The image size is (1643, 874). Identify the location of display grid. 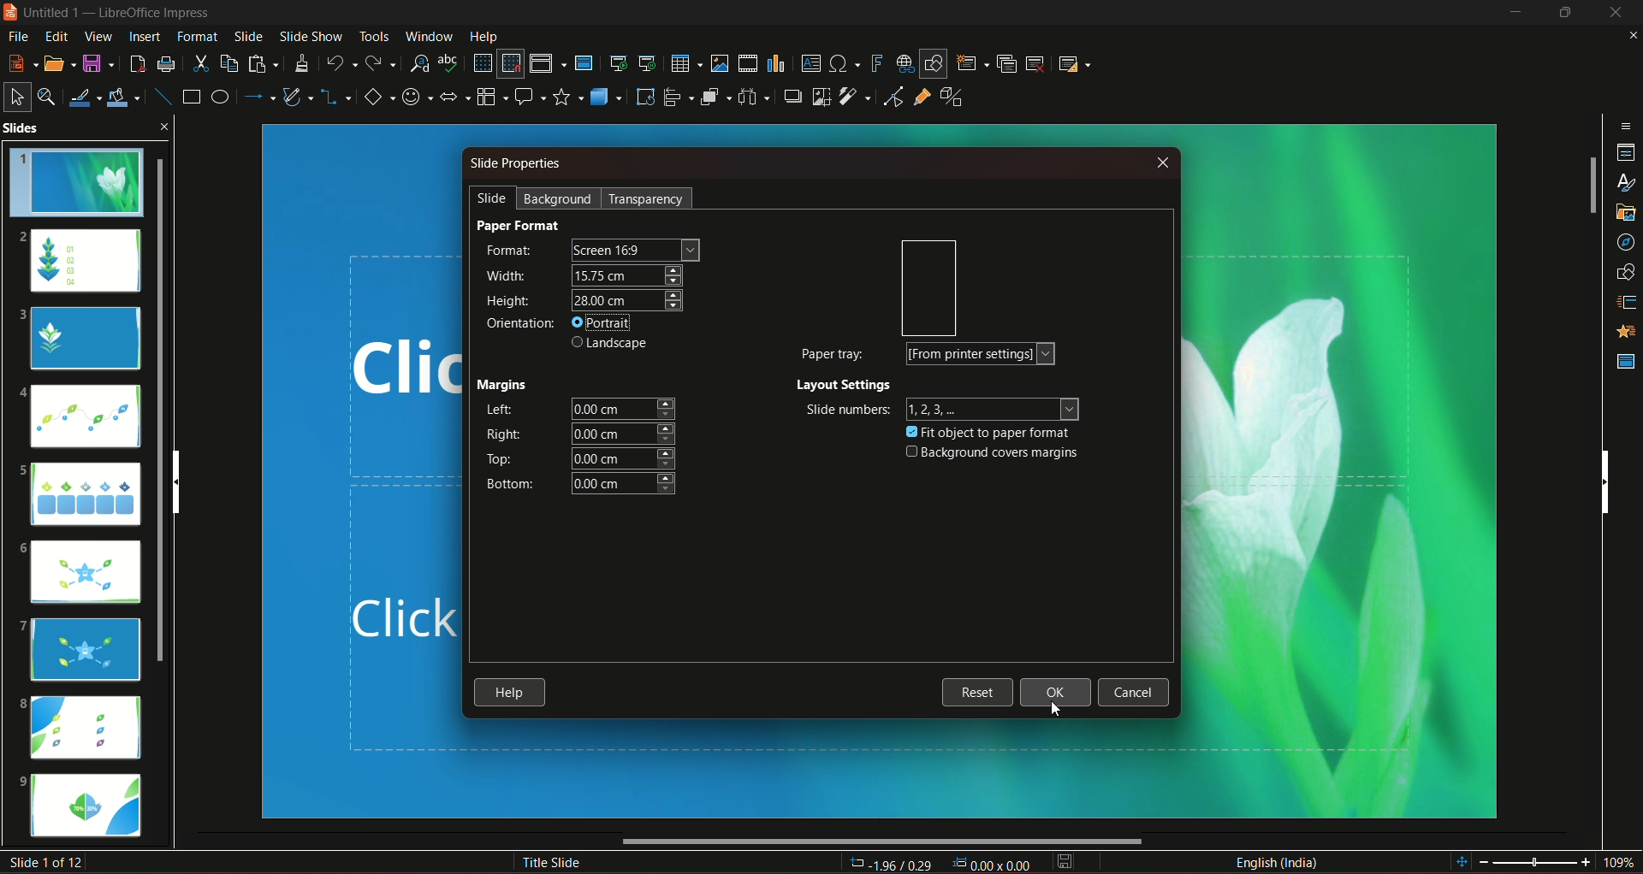
(482, 62).